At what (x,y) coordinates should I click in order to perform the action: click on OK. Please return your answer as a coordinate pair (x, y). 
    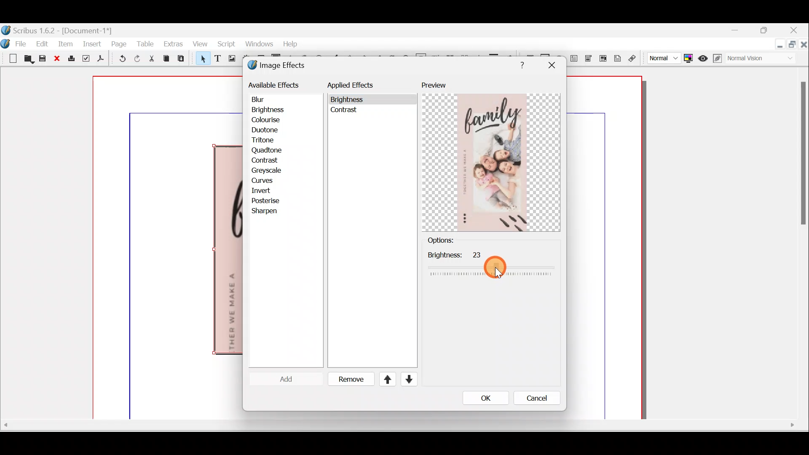
    Looking at the image, I should click on (483, 398).